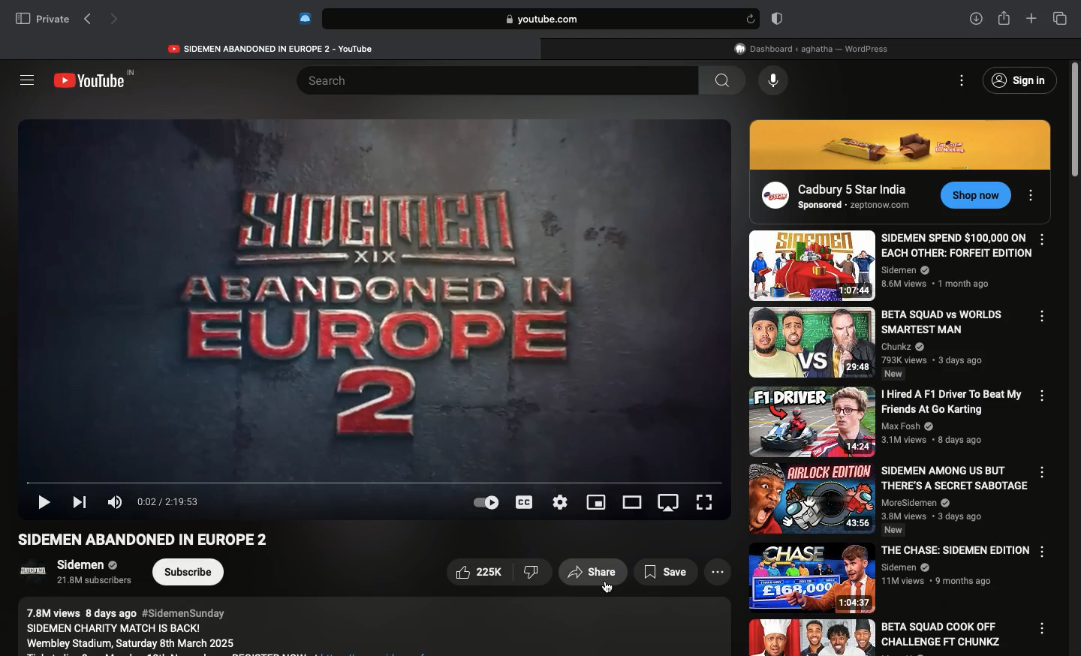 This screenshot has height=656, width=1081. I want to click on Options, so click(963, 80).